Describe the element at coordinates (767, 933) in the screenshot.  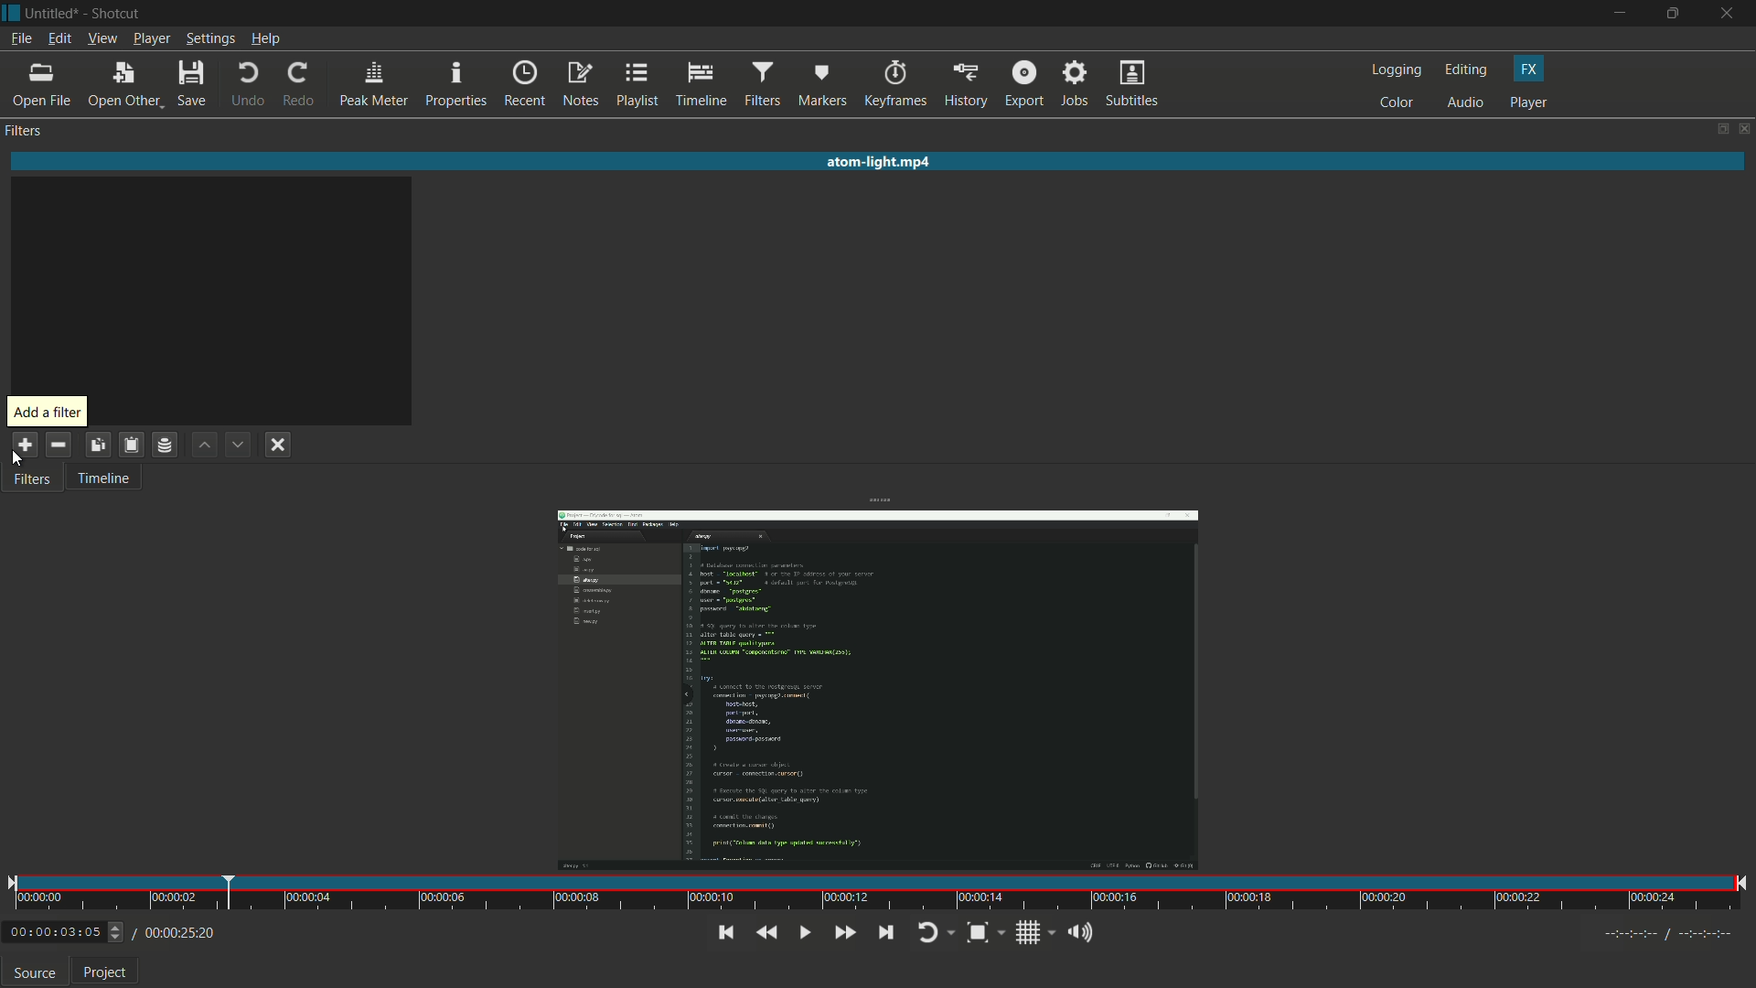
I see `quickly play backwards` at that location.